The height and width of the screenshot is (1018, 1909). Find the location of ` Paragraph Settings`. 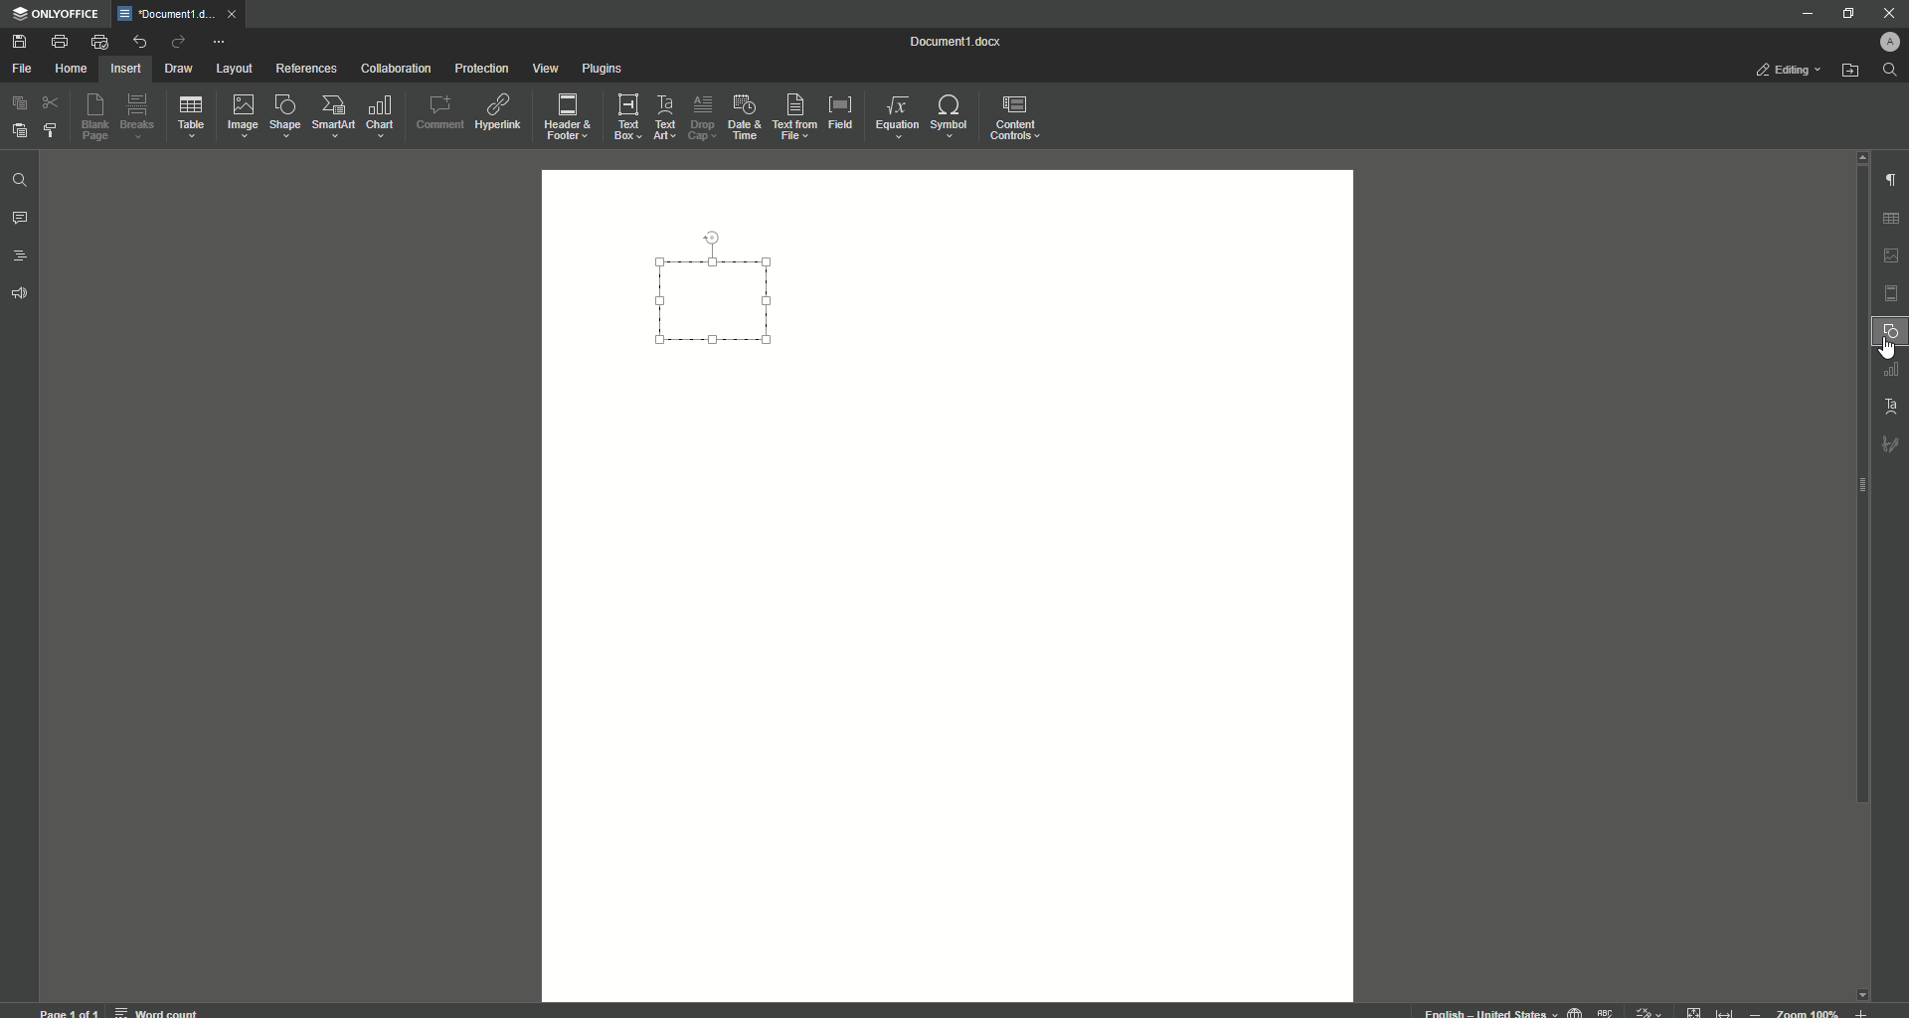

 Paragraph Settings is located at coordinates (1889, 179).